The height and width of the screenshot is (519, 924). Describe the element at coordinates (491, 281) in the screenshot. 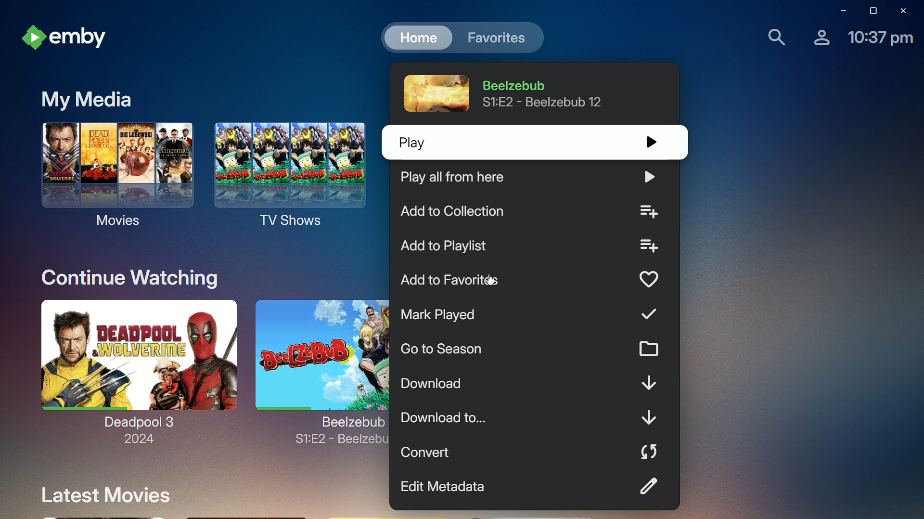

I see `cursor` at that location.